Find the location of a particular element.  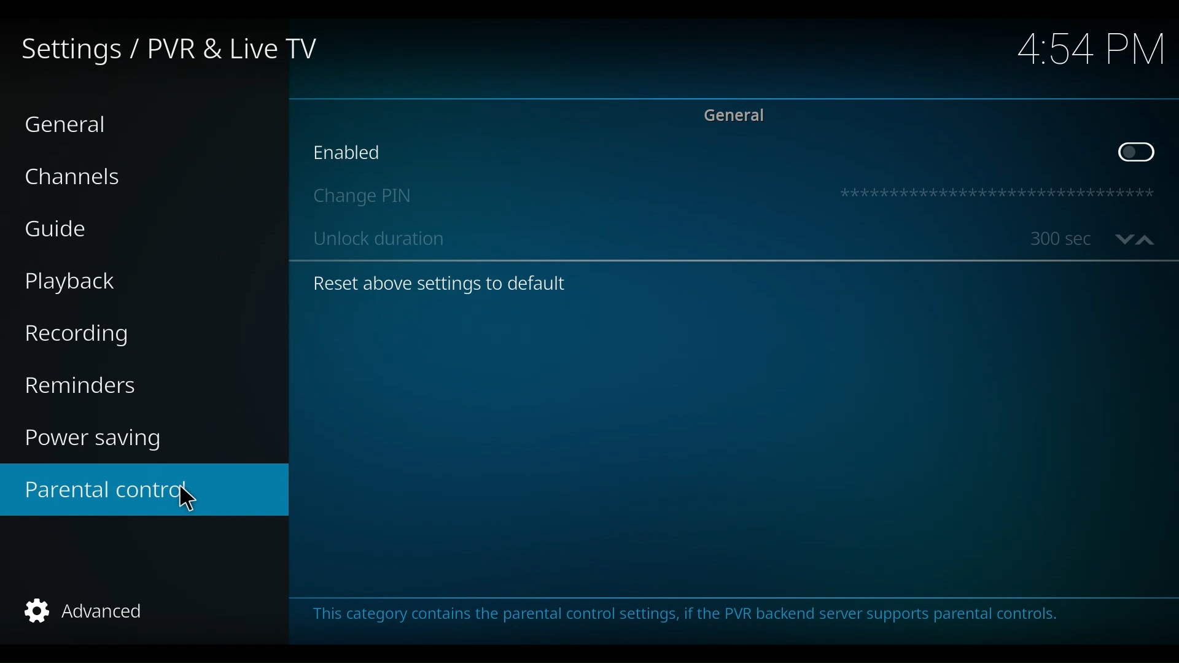

General is located at coordinates (734, 115).